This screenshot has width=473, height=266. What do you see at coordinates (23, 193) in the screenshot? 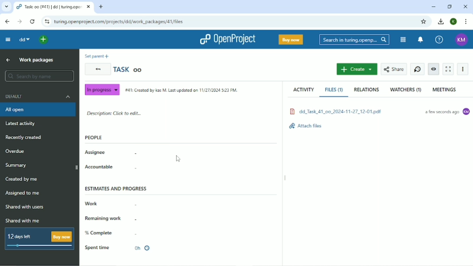
I see `Assigned to me` at bounding box center [23, 193].